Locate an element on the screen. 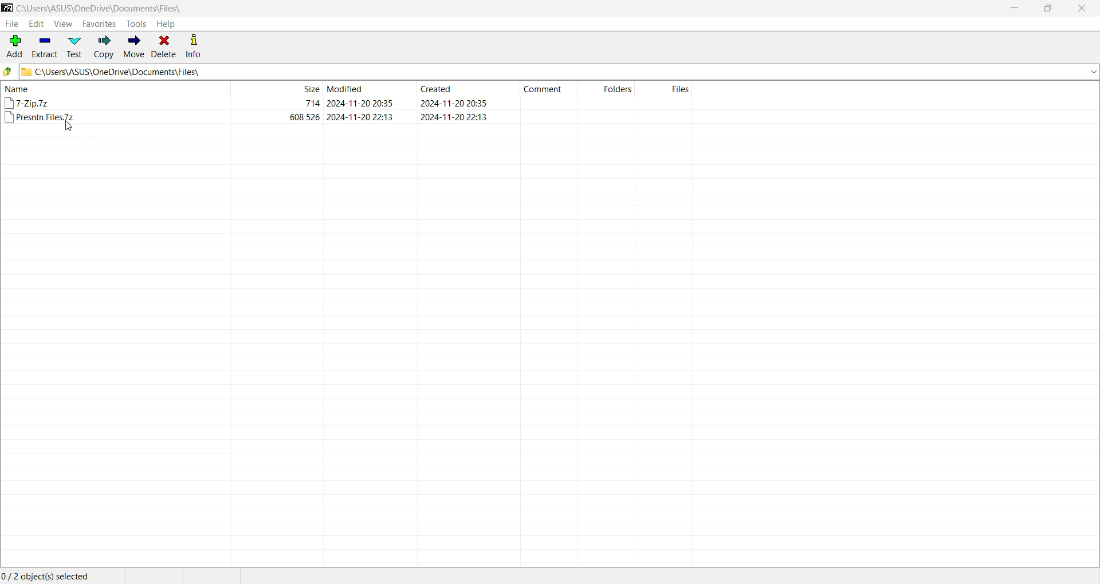 This screenshot has width=1100, height=584. comment is located at coordinates (543, 89).